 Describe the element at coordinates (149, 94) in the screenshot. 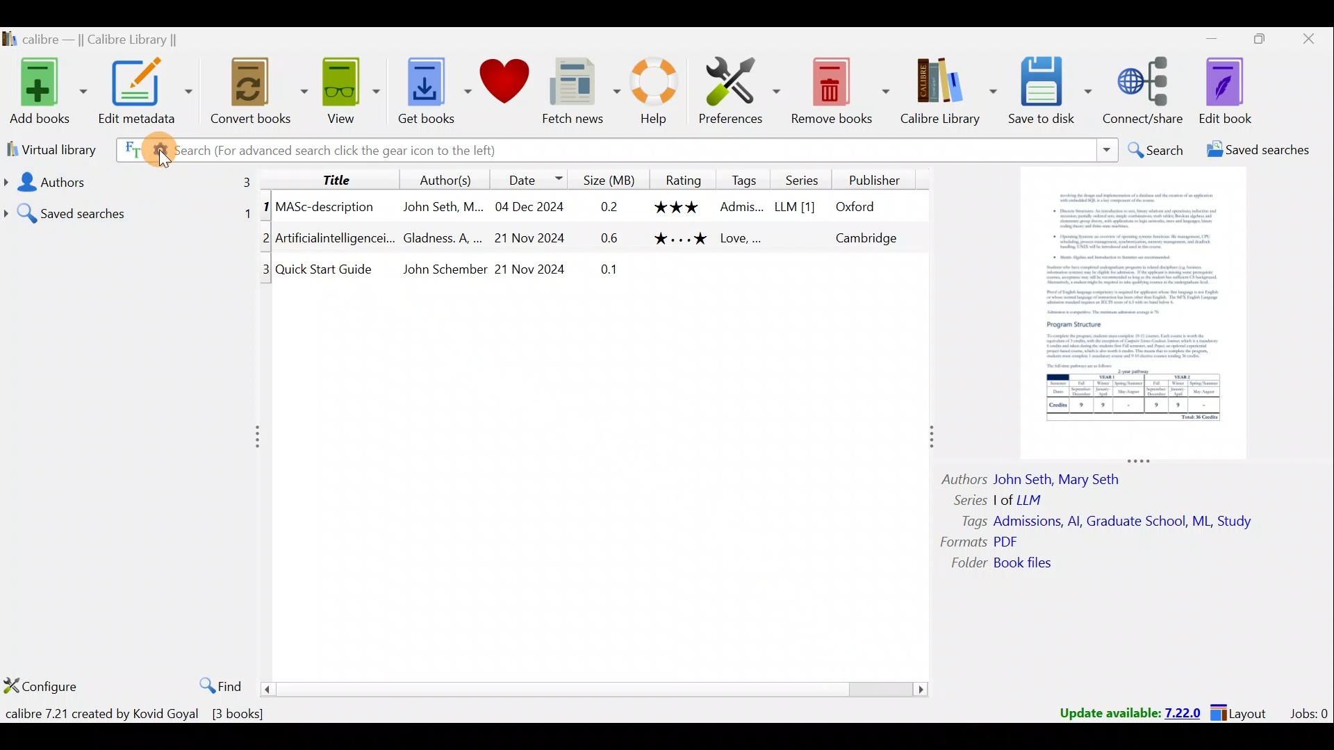

I see `Edit metadata` at that location.